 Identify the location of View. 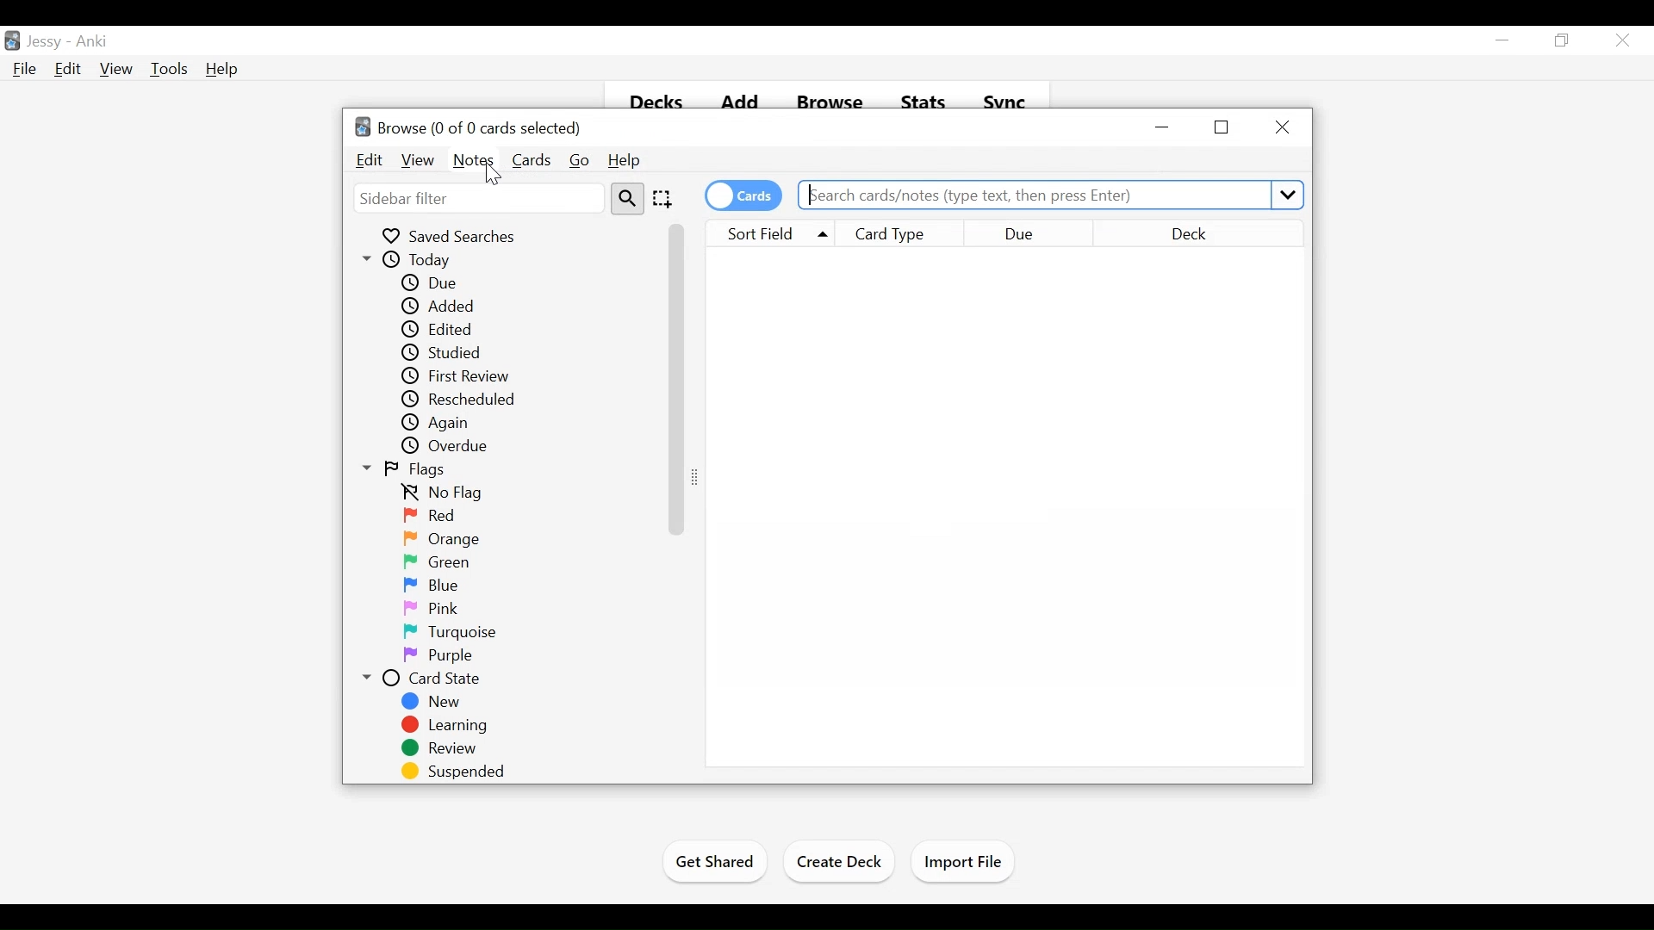
(116, 69).